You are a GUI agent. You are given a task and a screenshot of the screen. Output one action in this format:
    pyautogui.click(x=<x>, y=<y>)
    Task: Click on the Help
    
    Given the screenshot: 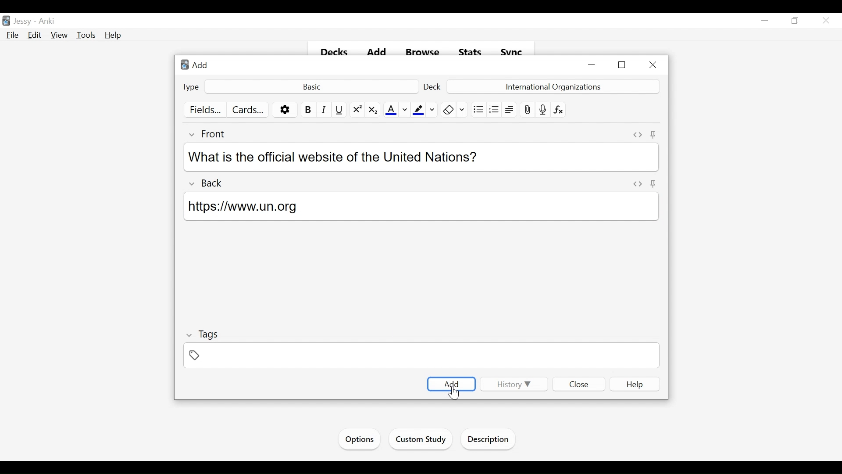 What is the action you would take?
    pyautogui.click(x=635, y=384)
    